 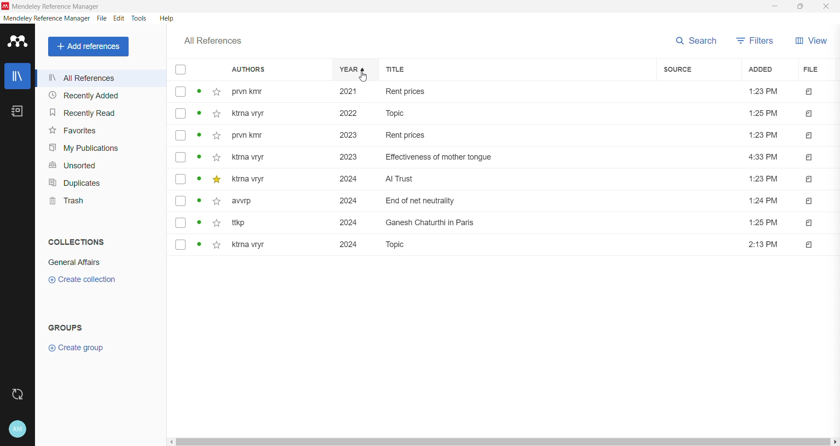 What do you see at coordinates (181, 223) in the screenshot?
I see `select` at bounding box center [181, 223].